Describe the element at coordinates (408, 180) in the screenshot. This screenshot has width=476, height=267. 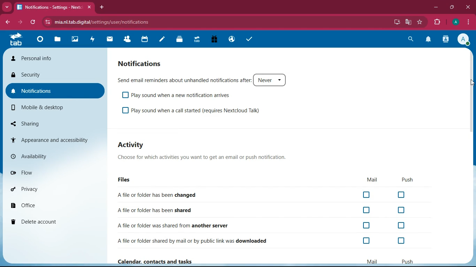
I see `push` at that location.